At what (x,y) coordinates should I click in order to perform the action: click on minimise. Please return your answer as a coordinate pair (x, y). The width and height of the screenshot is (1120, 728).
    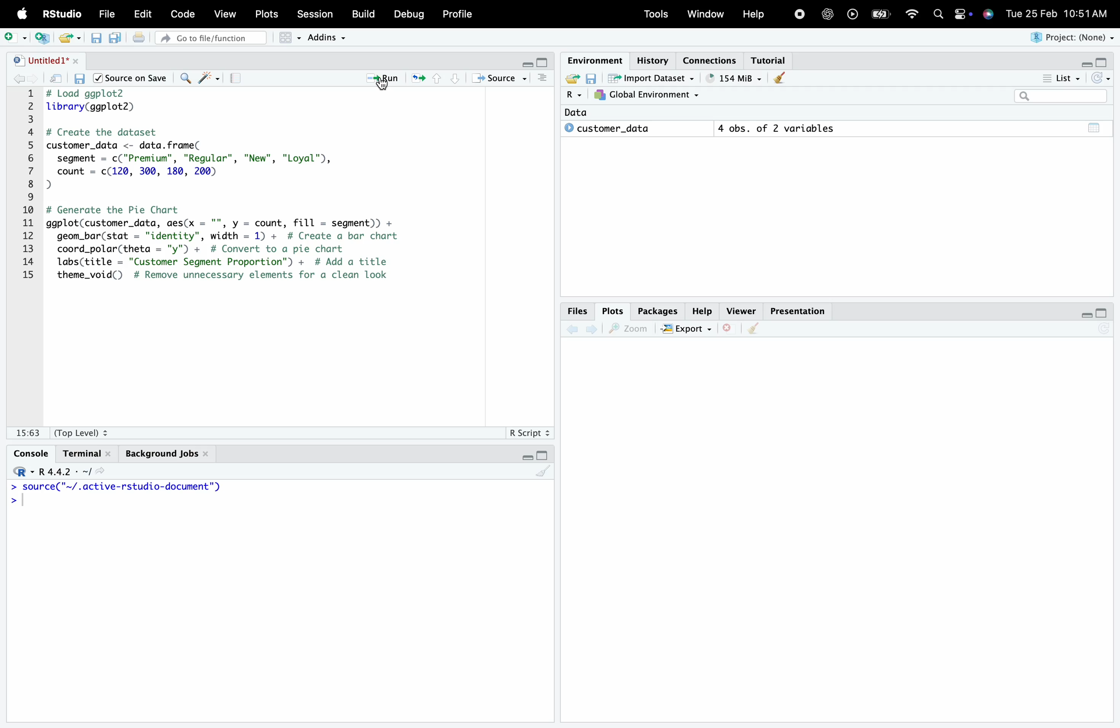
    Looking at the image, I should click on (522, 61).